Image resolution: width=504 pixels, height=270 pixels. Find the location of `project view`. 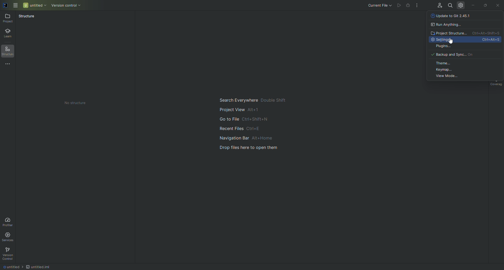

project view is located at coordinates (253, 110).